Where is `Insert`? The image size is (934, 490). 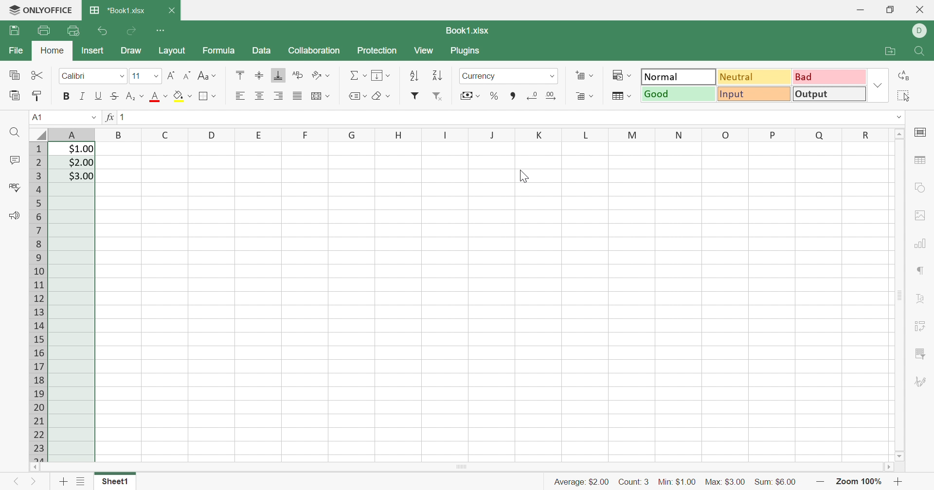
Insert is located at coordinates (92, 51).